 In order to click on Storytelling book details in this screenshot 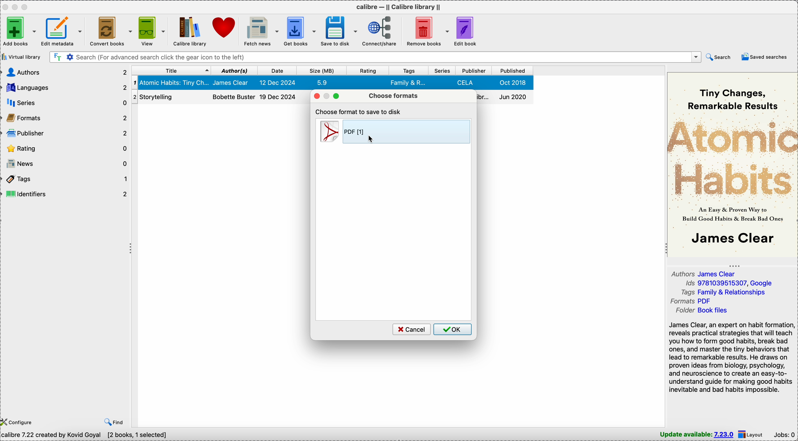, I will do `click(220, 97)`.